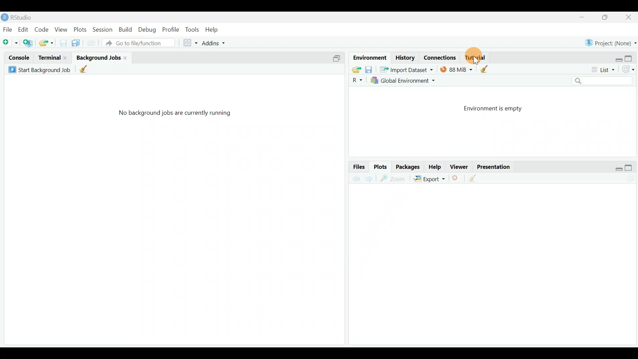  Describe the element at coordinates (497, 107) in the screenshot. I see `Environment is empty` at that location.